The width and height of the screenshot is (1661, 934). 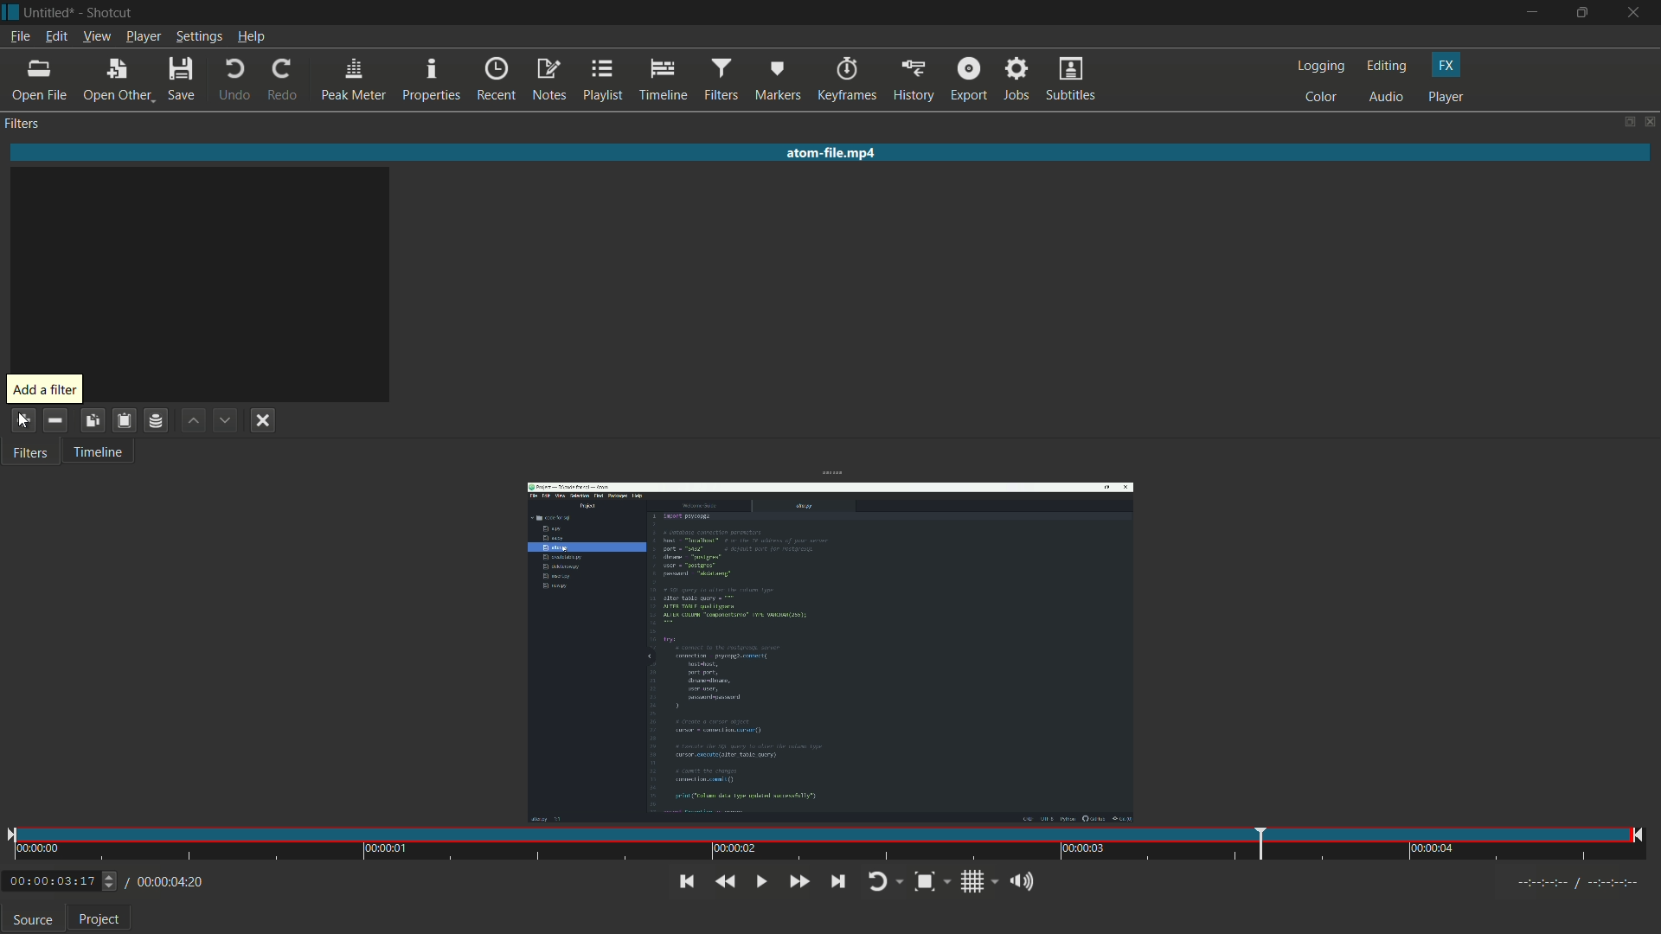 I want to click on open file, so click(x=38, y=81).